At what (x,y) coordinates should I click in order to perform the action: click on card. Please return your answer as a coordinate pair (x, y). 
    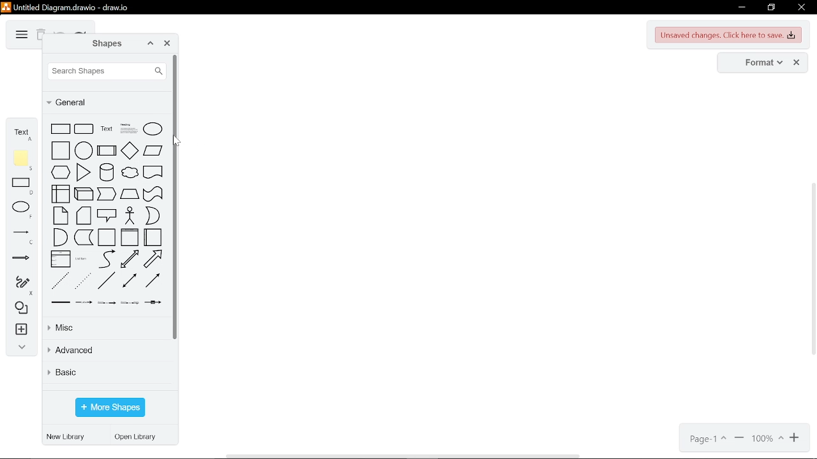
    Looking at the image, I should click on (84, 215).